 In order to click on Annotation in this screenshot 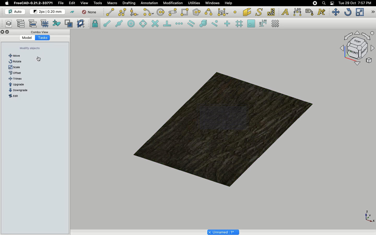, I will do `click(149, 3)`.